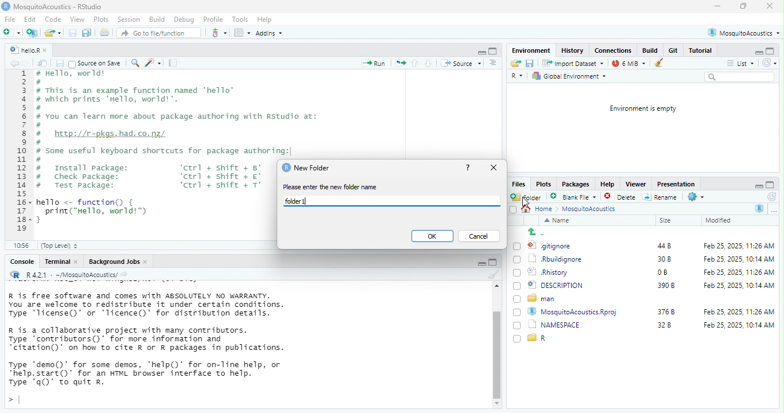  Describe the element at coordinates (29, 64) in the screenshot. I see `go forward to the next source location` at that location.